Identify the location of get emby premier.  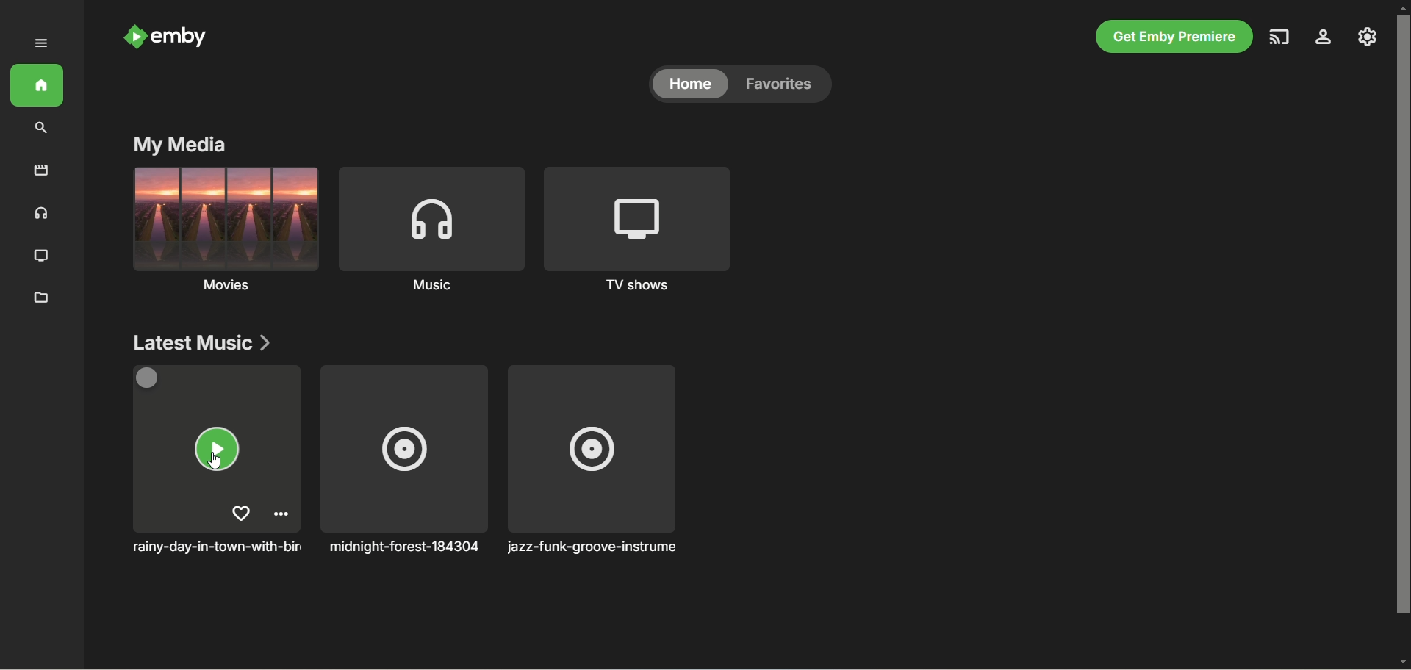
(1175, 37).